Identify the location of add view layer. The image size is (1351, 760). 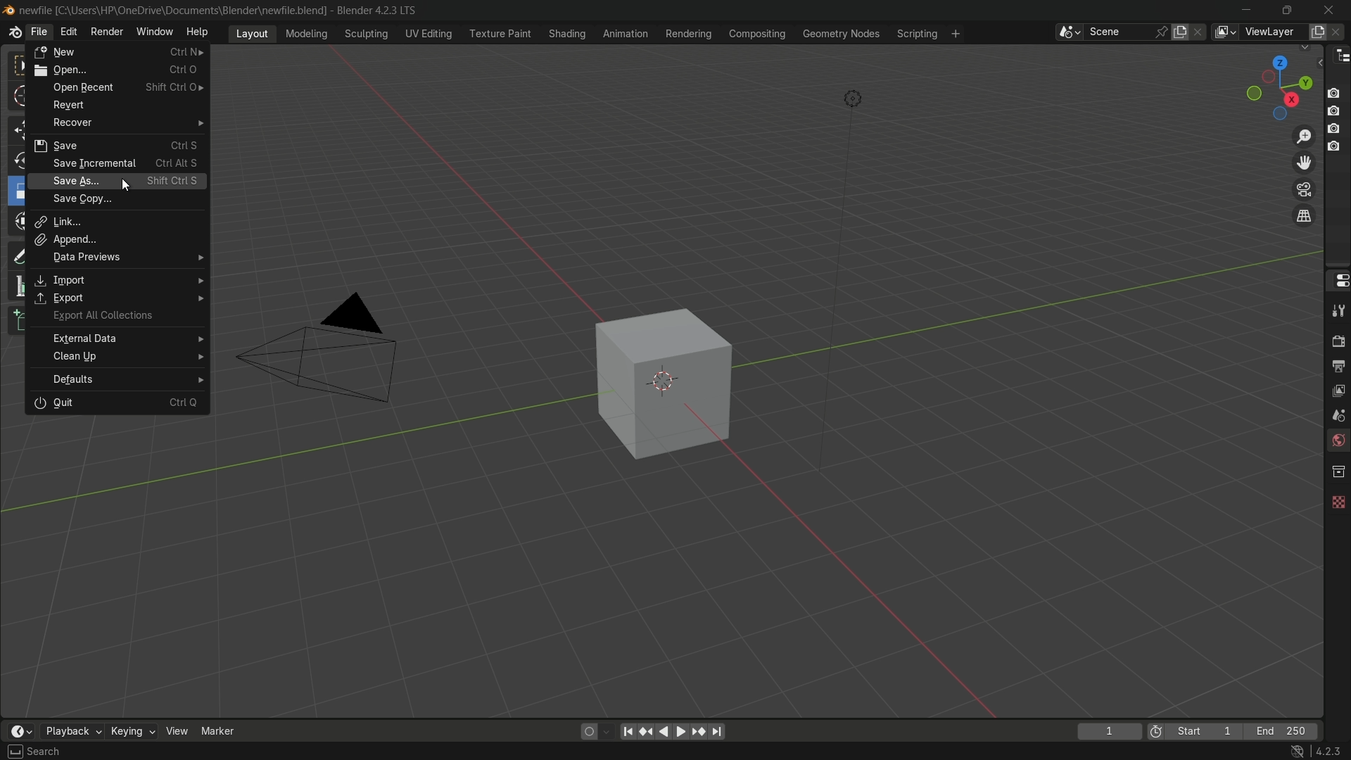
(1316, 31).